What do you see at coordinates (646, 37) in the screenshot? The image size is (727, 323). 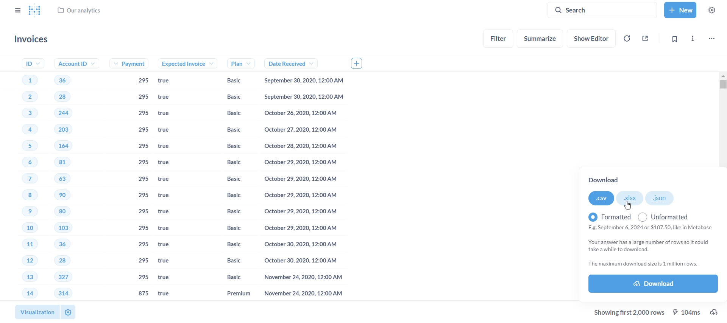 I see `sharing` at bounding box center [646, 37].